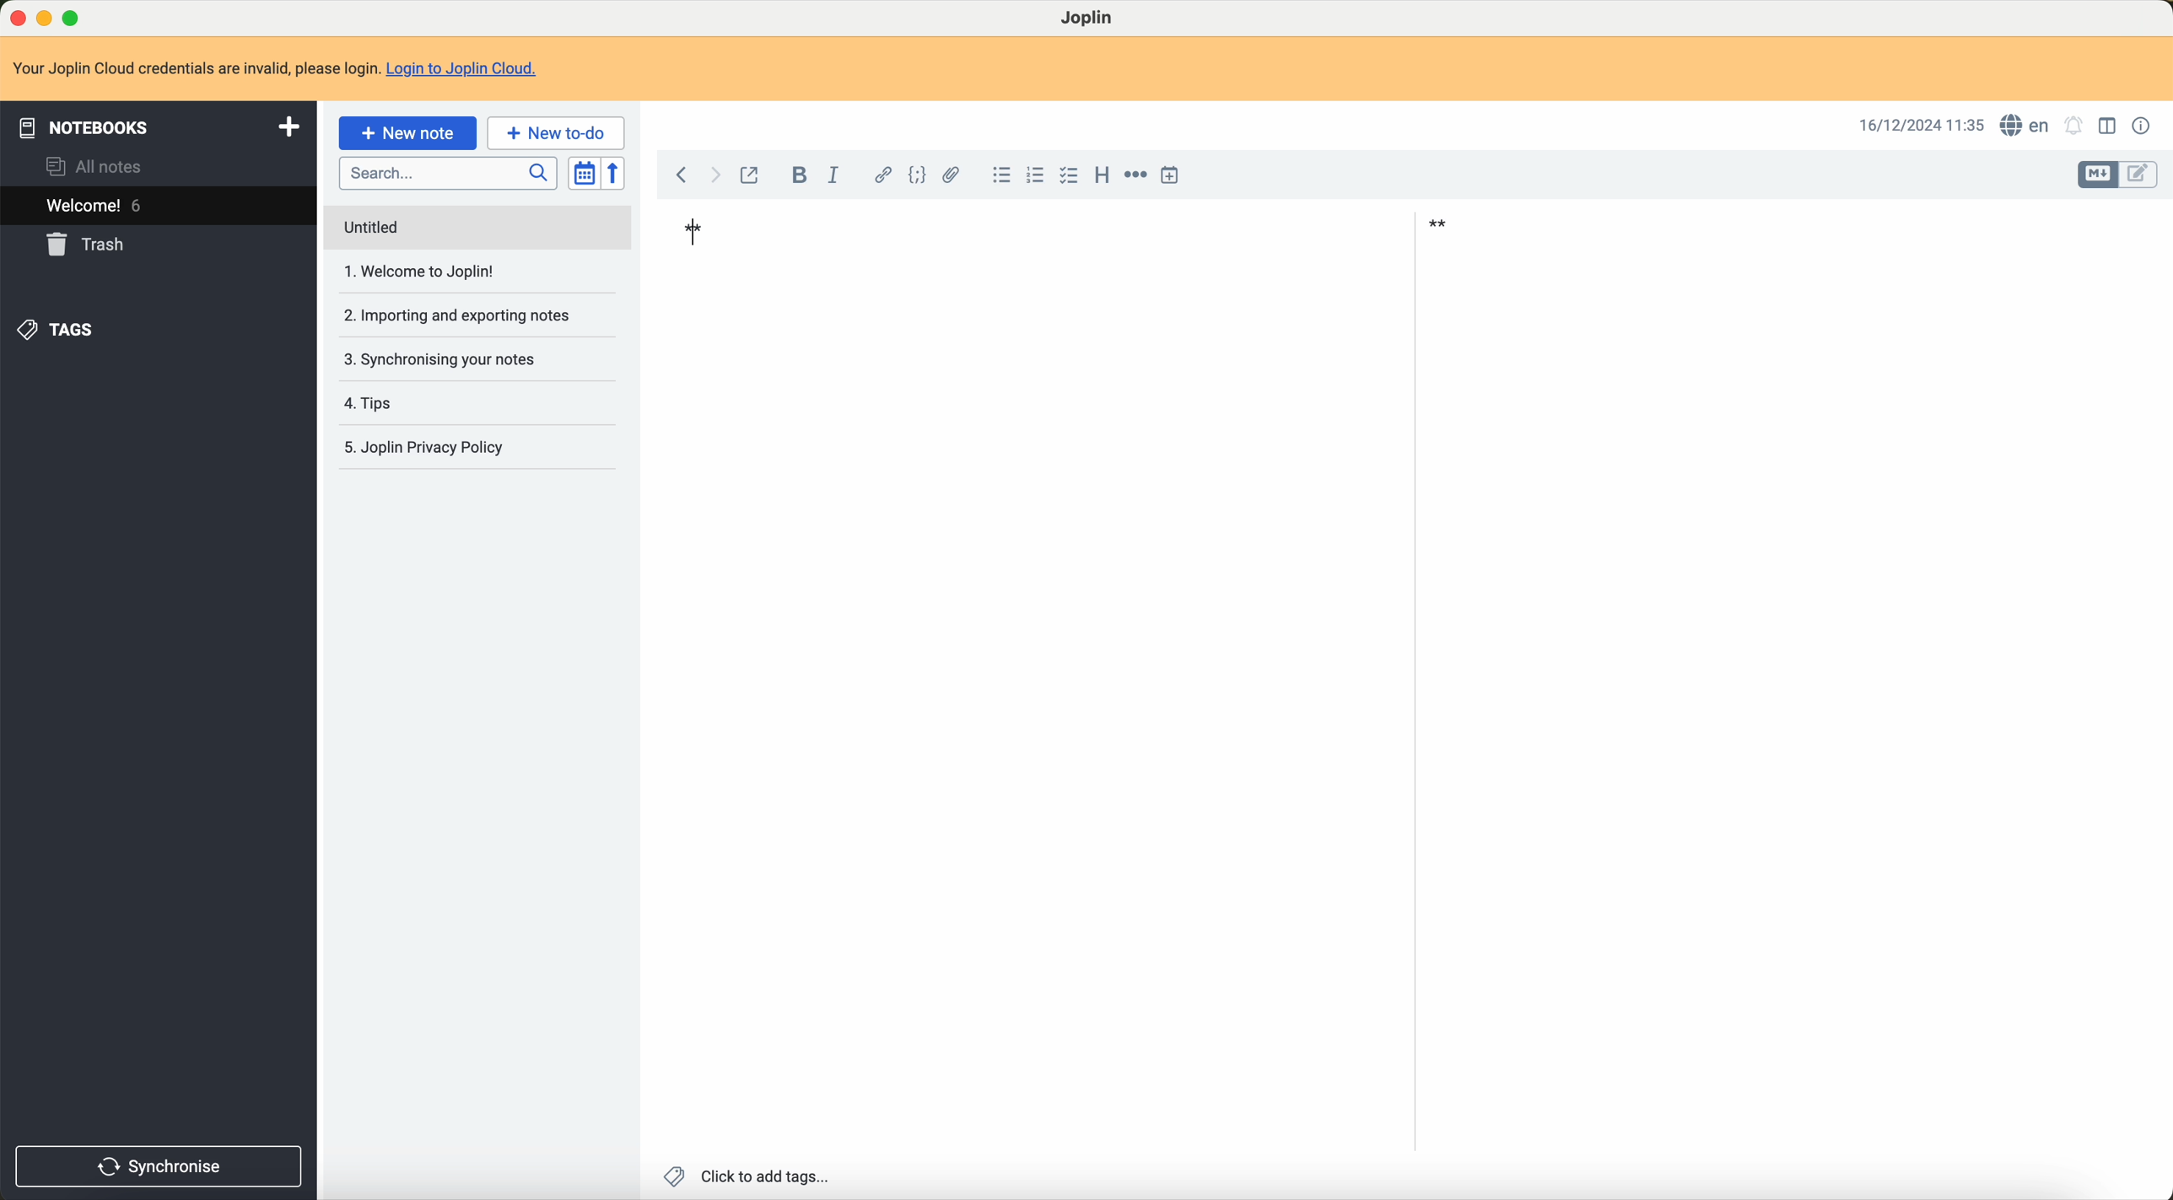  I want to click on synchronise, so click(161, 1165).